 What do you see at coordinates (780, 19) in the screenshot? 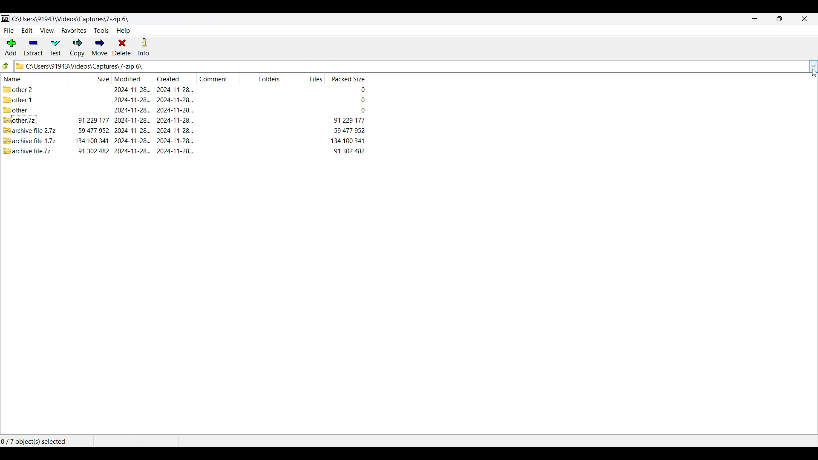
I see `Show interface in a smaller tab` at bounding box center [780, 19].